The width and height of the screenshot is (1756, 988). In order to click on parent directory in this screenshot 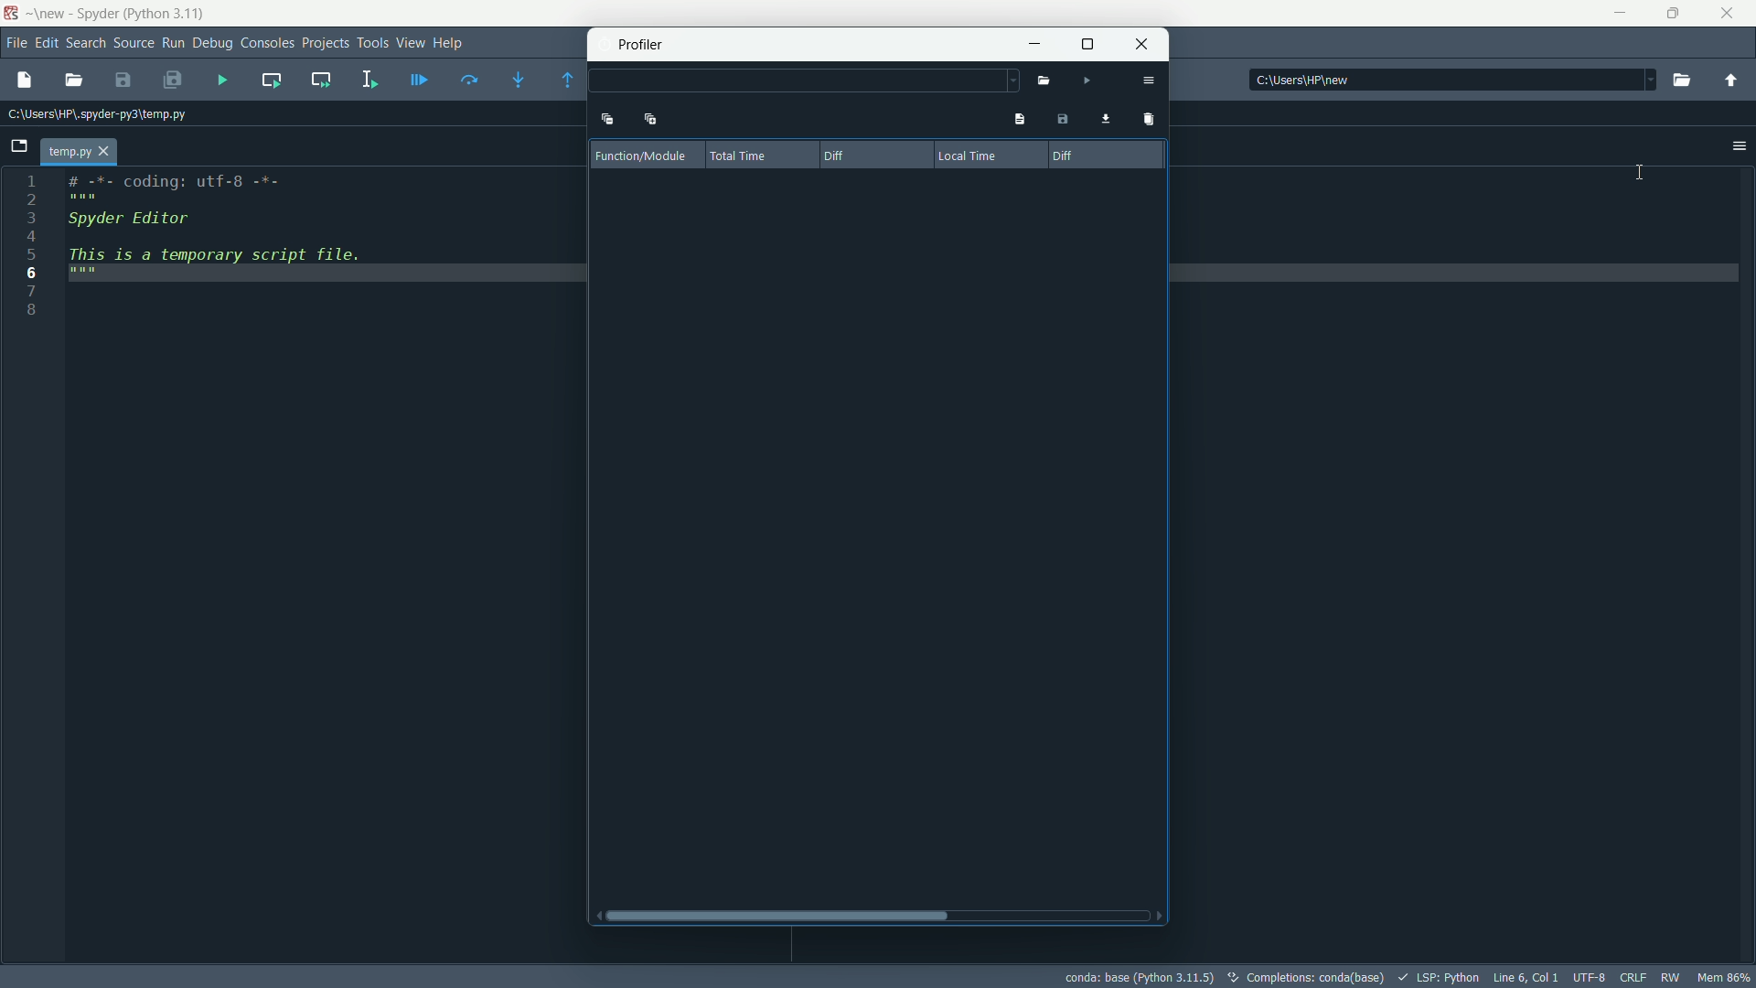, I will do `click(1731, 72)`.